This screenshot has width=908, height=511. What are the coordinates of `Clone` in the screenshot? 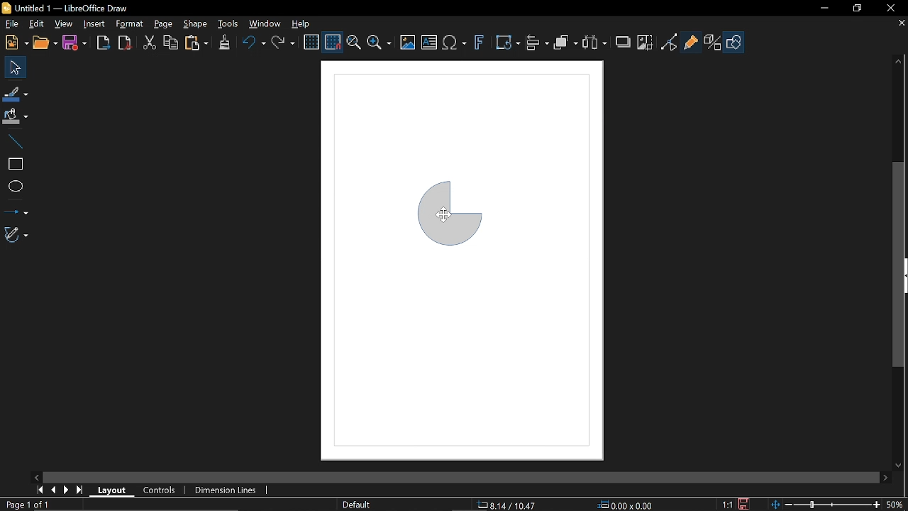 It's located at (224, 43).